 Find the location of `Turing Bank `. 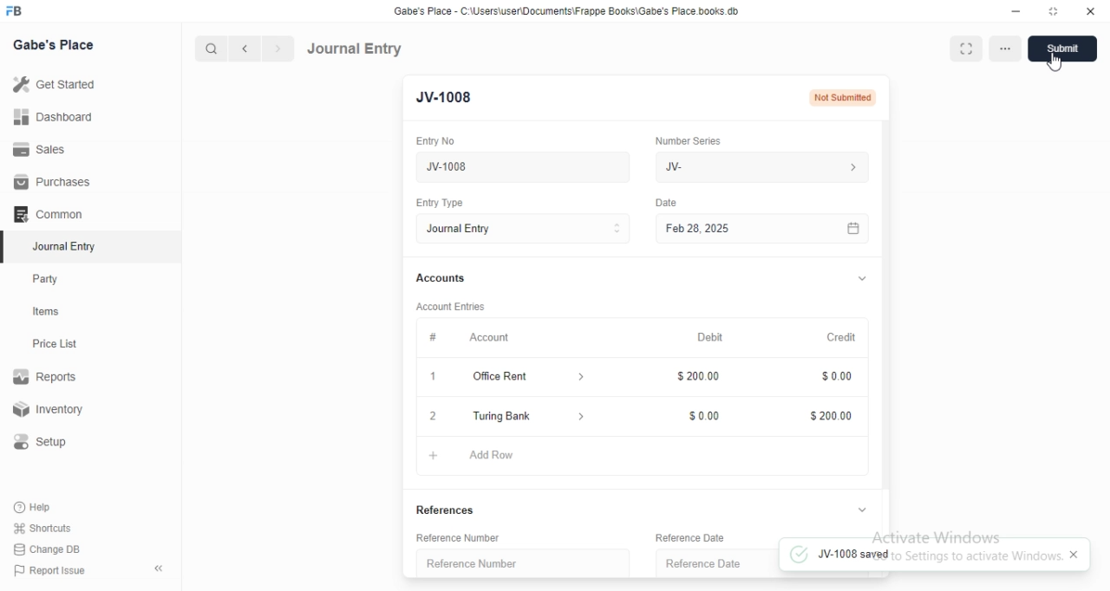

Turing Bank  is located at coordinates (530, 419).